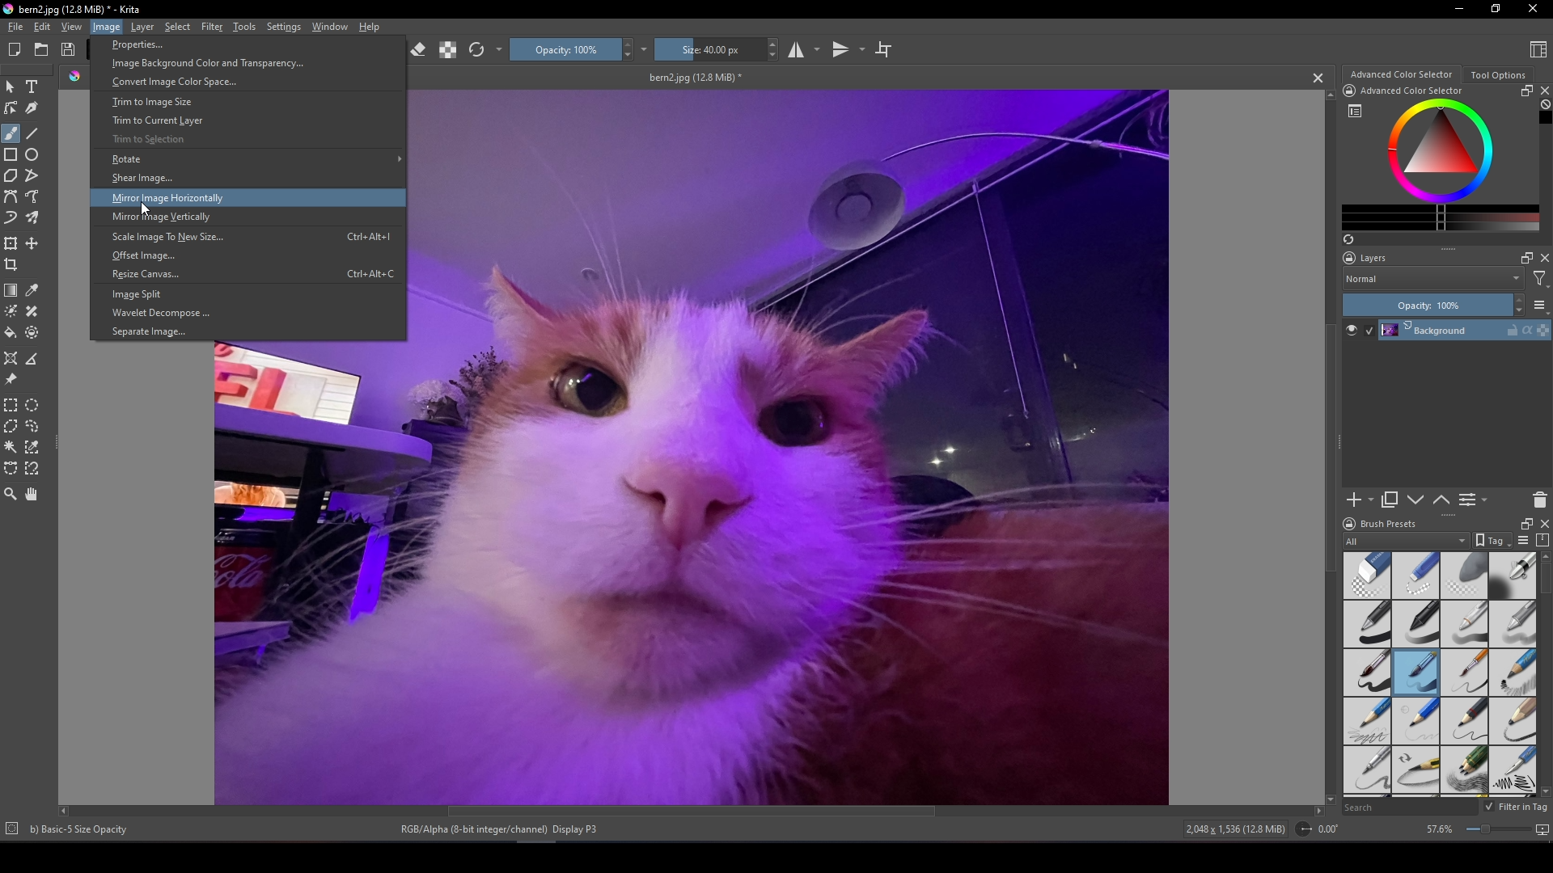 The height and width of the screenshot is (873, 1553). What do you see at coordinates (32, 196) in the screenshot?
I see `Freehand path tool` at bounding box center [32, 196].